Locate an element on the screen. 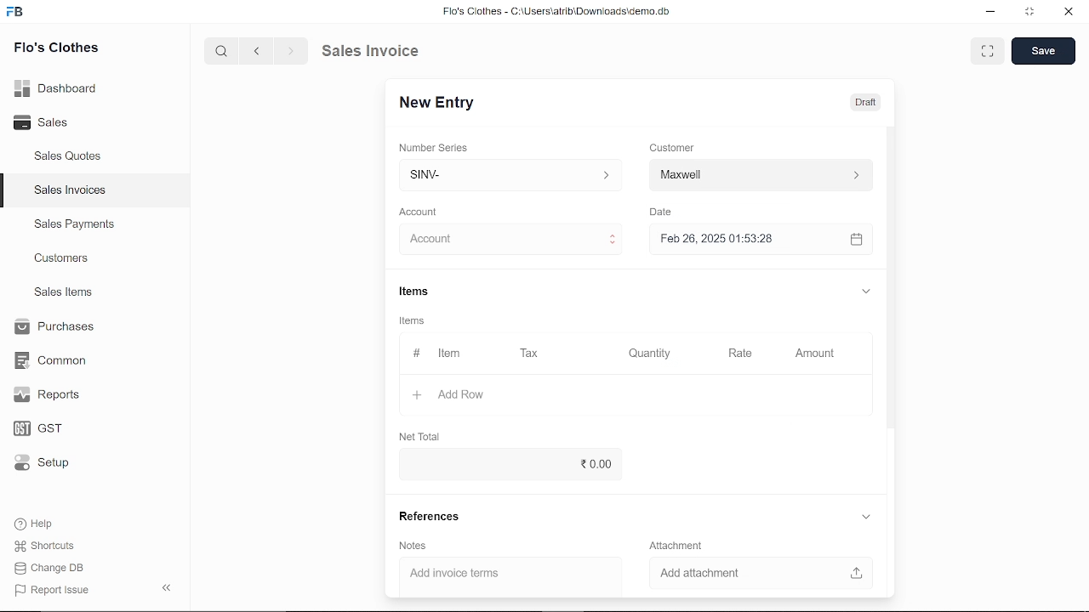 The image size is (1089, 612). Purchases is located at coordinates (53, 327).